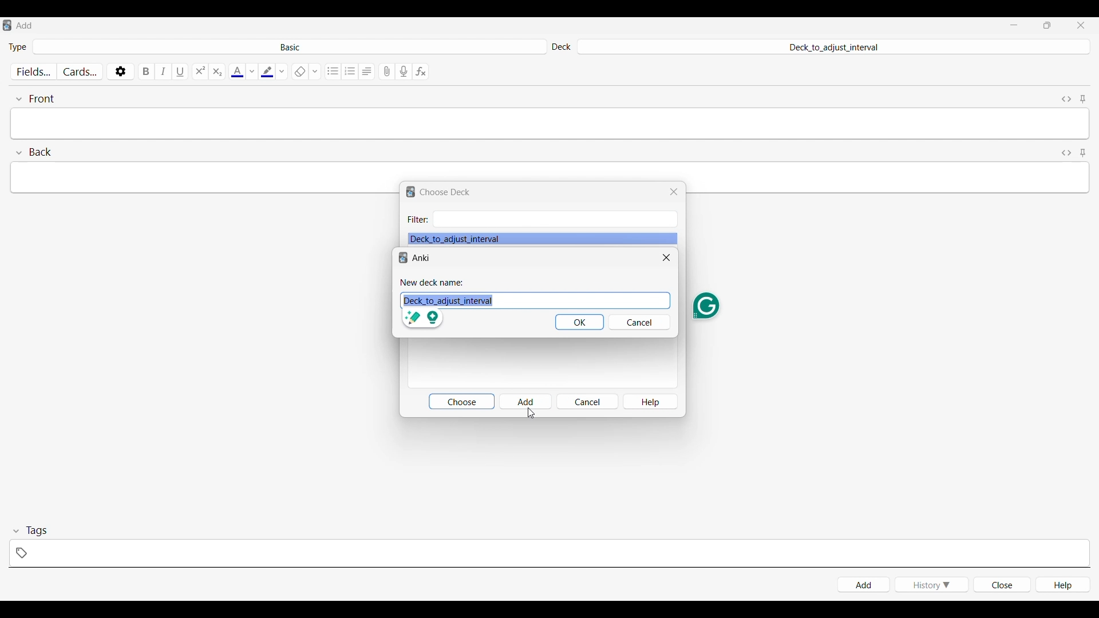 This screenshot has width=1099, height=618. What do you see at coordinates (587, 401) in the screenshot?
I see `Cancel` at bounding box center [587, 401].